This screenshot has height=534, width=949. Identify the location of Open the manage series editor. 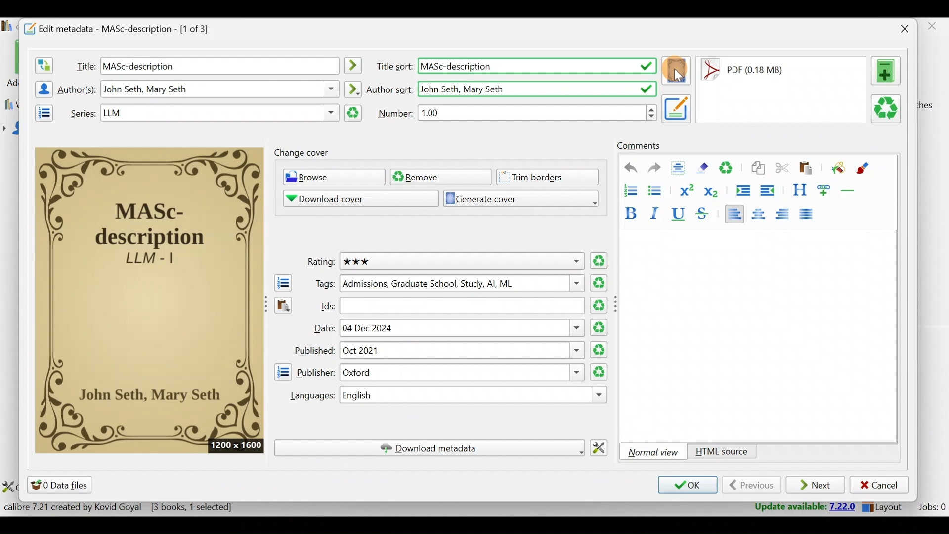
(41, 111).